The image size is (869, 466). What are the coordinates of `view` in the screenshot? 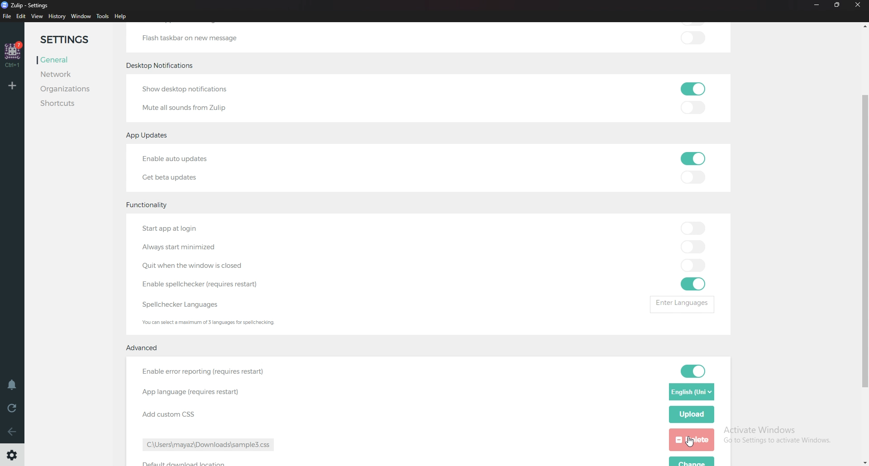 It's located at (37, 17).